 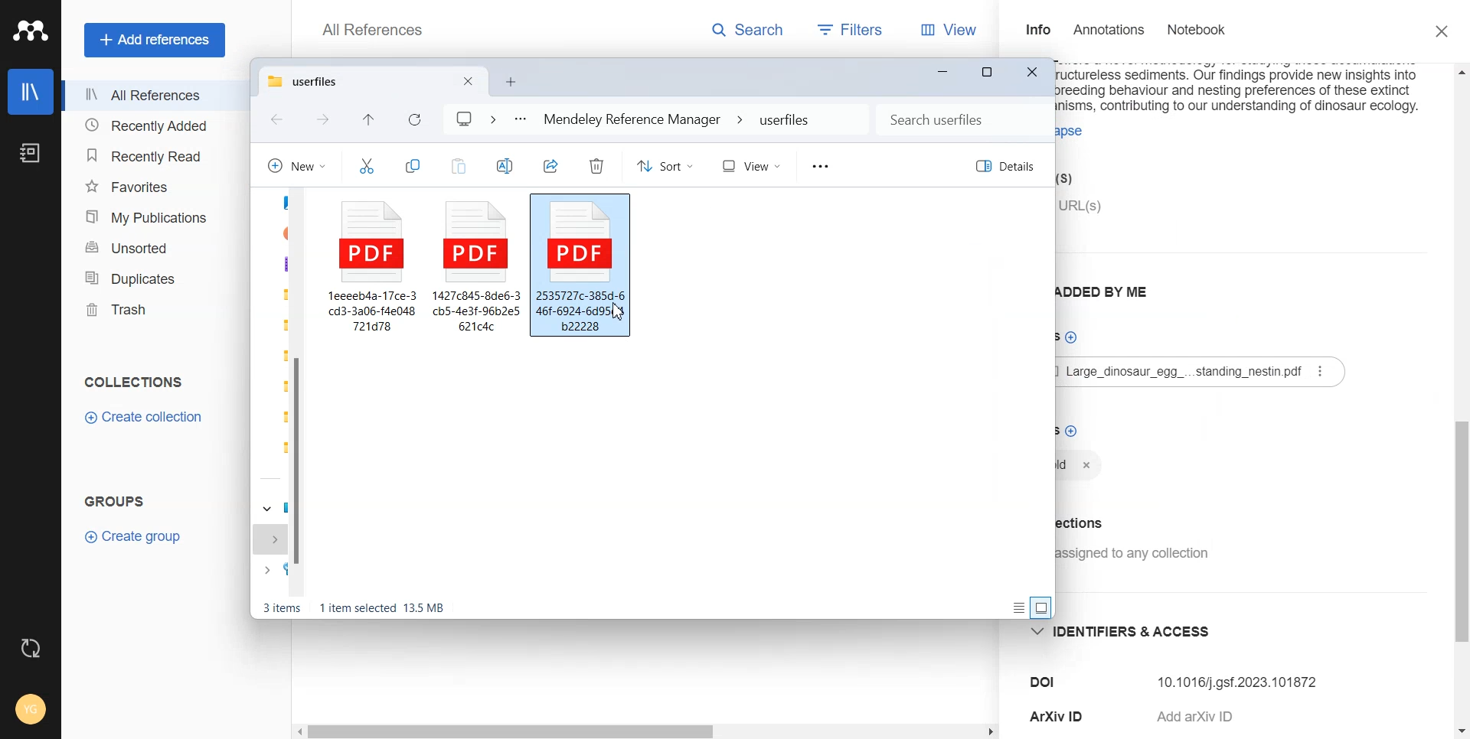 I want to click on Rename, so click(x=506, y=166).